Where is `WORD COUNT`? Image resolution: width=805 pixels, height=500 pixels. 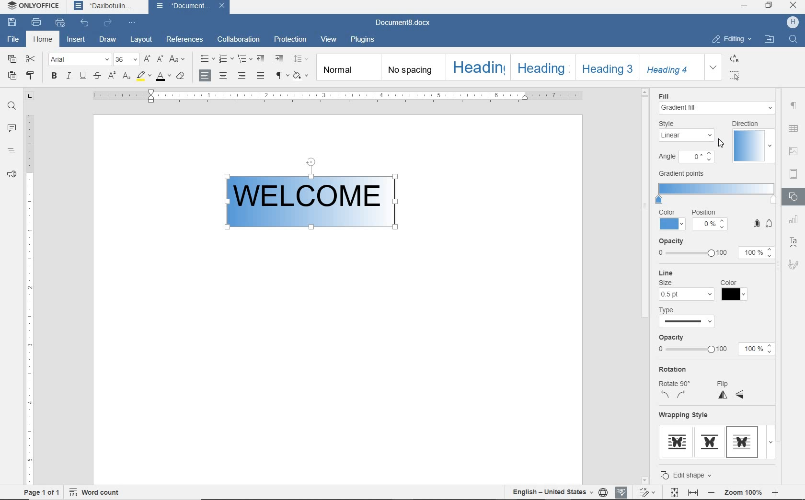 WORD COUNT is located at coordinates (95, 492).